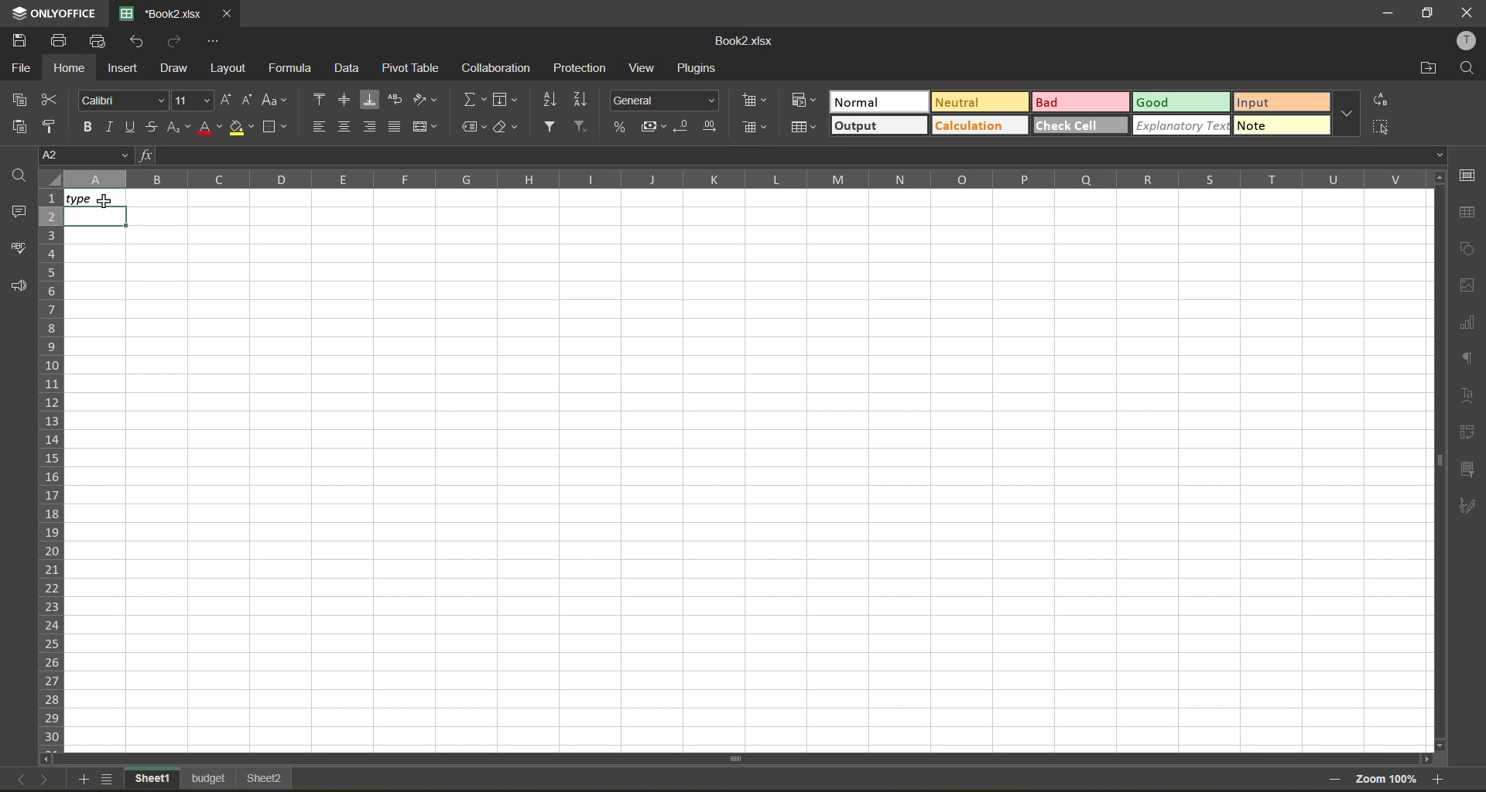 This screenshot has height=792, width=1486. What do you see at coordinates (91, 196) in the screenshot?
I see `type` at bounding box center [91, 196].